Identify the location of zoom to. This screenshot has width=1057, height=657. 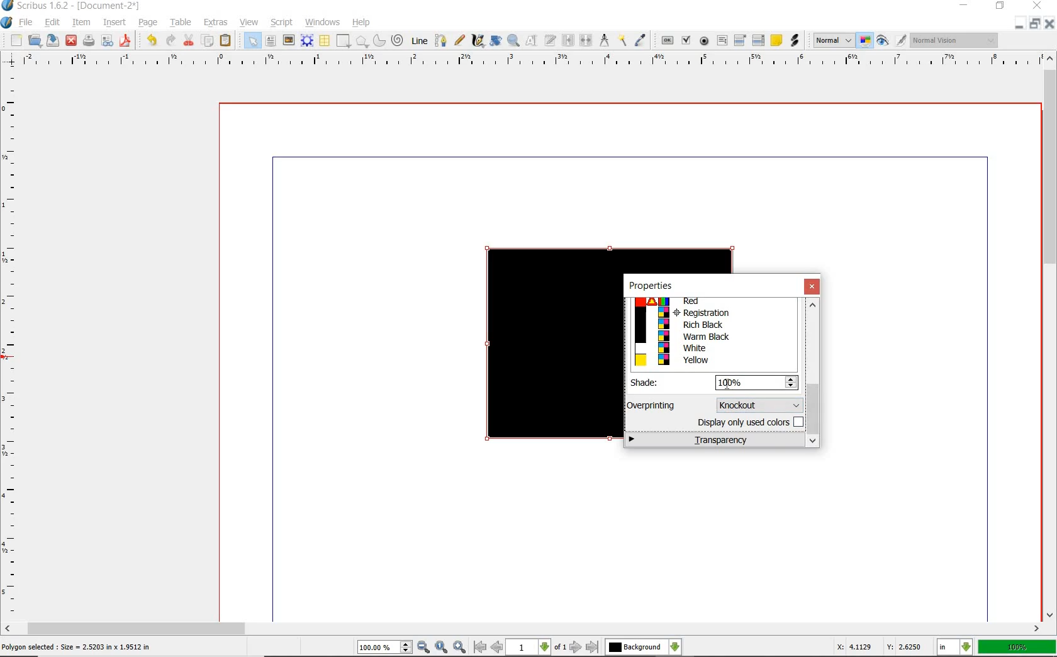
(441, 647).